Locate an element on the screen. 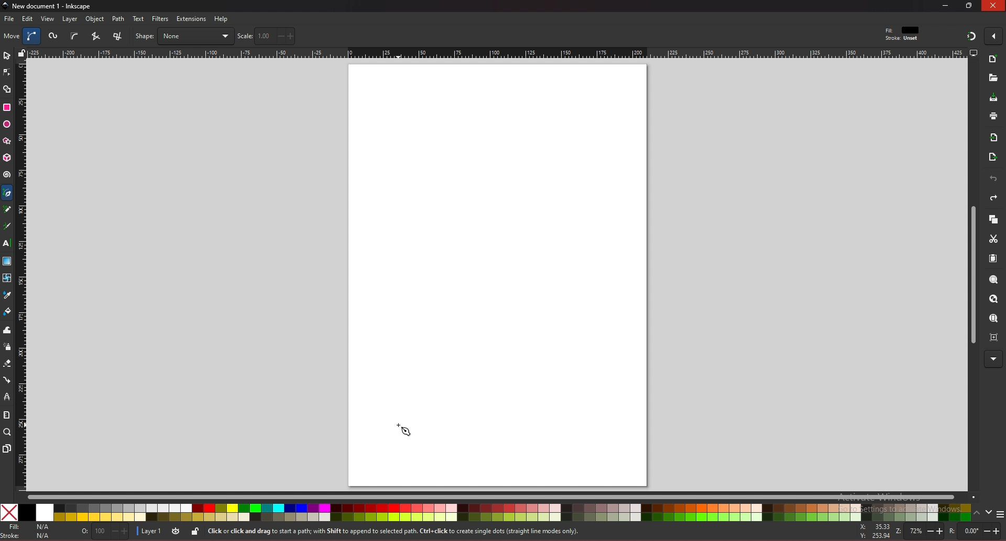 The width and height of the screenshot is (1006, 541). zoom drawing is located at coordinates (993, 299).